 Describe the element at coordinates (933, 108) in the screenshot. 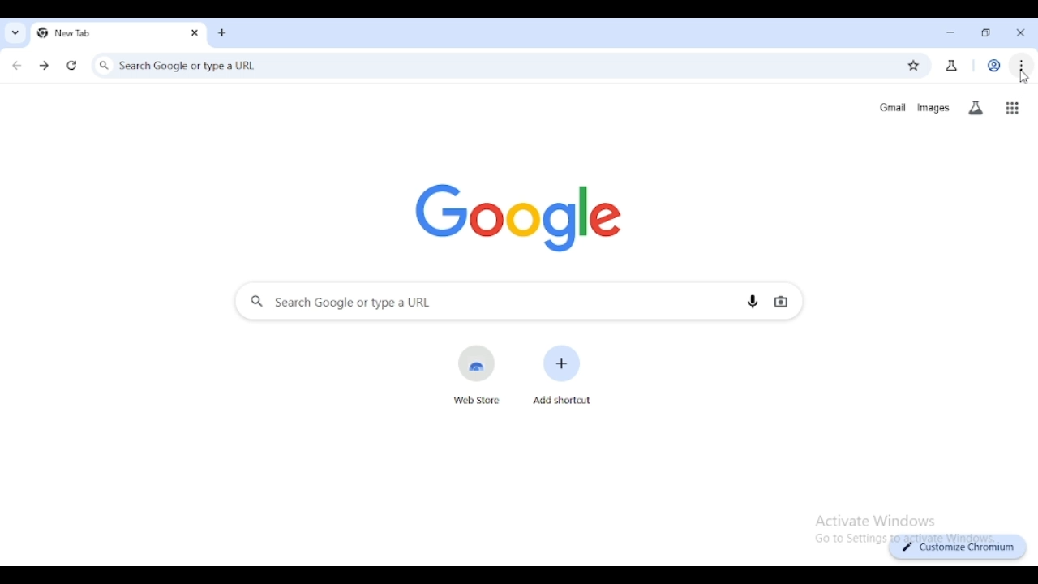

I see `images` at that location.